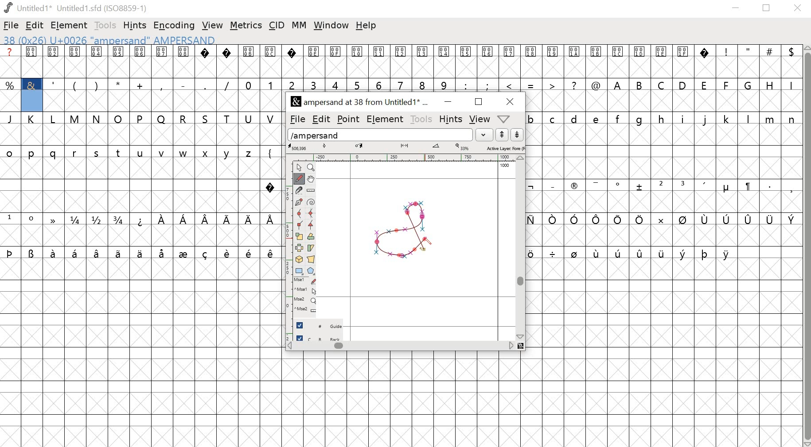  What do you see at coordinates (321, 118) in the screenshot?
I see `edit` at bounding box center [321, 118].